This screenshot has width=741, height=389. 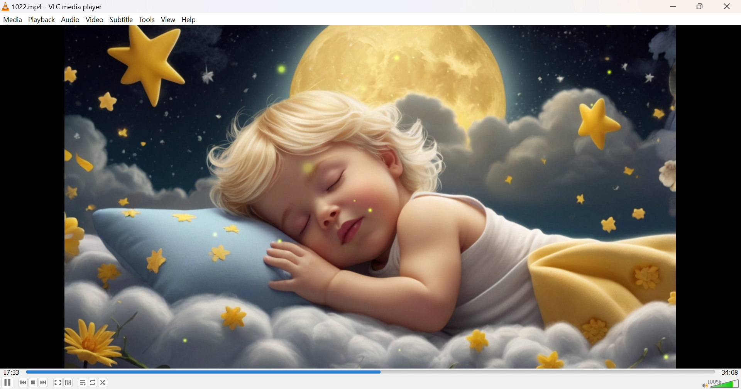 I want to click on View, so click(x=169, y=19).